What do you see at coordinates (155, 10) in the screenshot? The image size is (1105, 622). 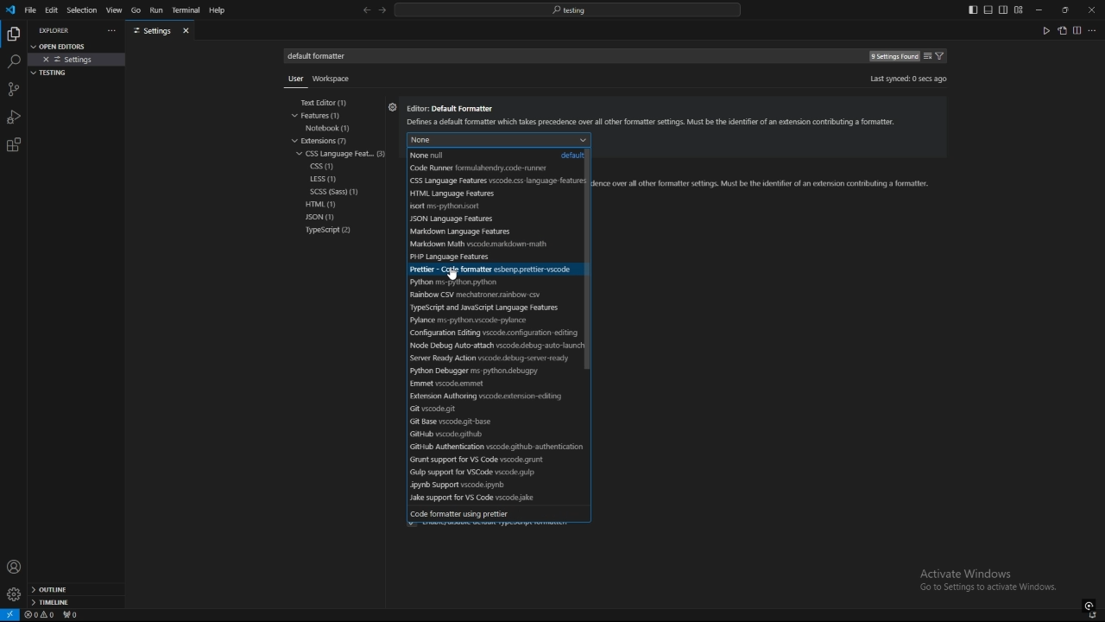 I see `run` at bounding box center [155, 10].